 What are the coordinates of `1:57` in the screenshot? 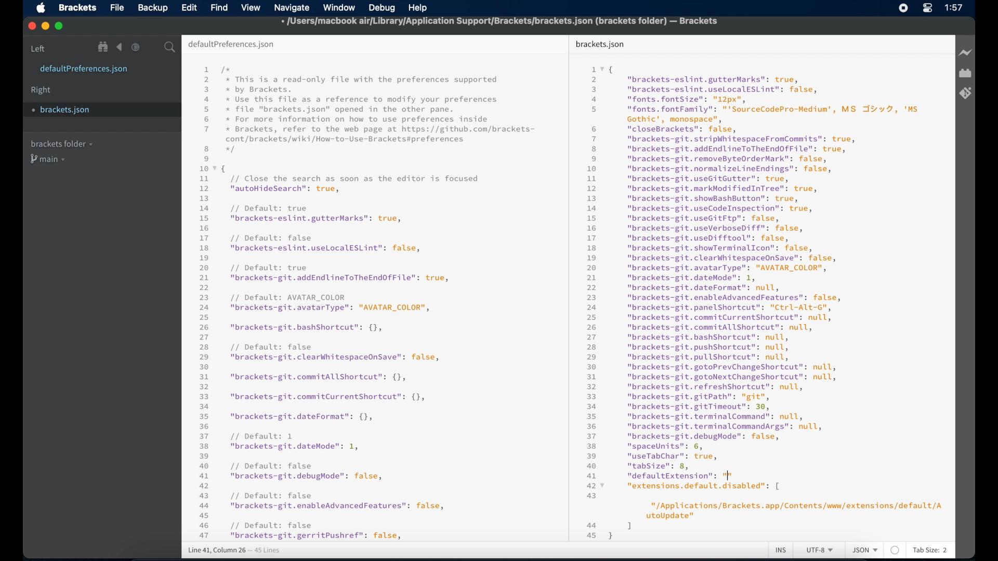 It's located at (955, 8).